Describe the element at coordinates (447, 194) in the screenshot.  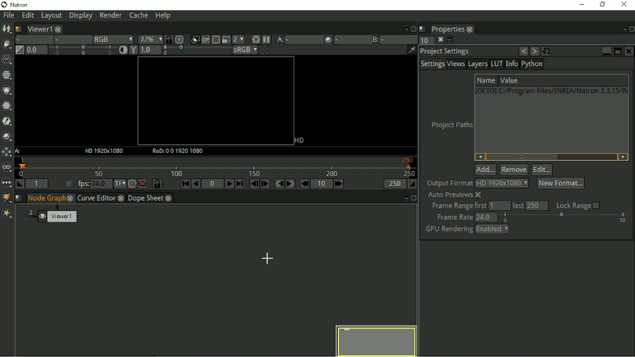
I see `Auto previews` at that location.